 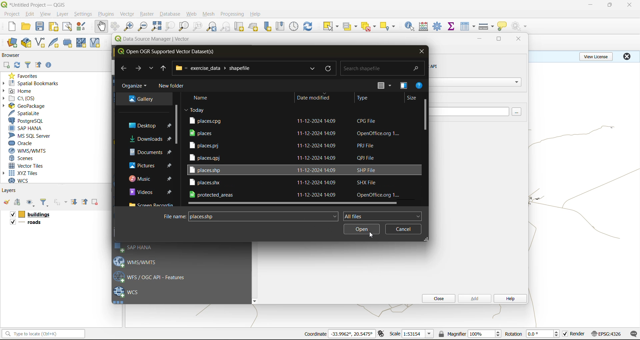 What do you see at coordinates (82, 44) in the screenshot?
I see `new mesh layer` at bounding box center [82, 44].